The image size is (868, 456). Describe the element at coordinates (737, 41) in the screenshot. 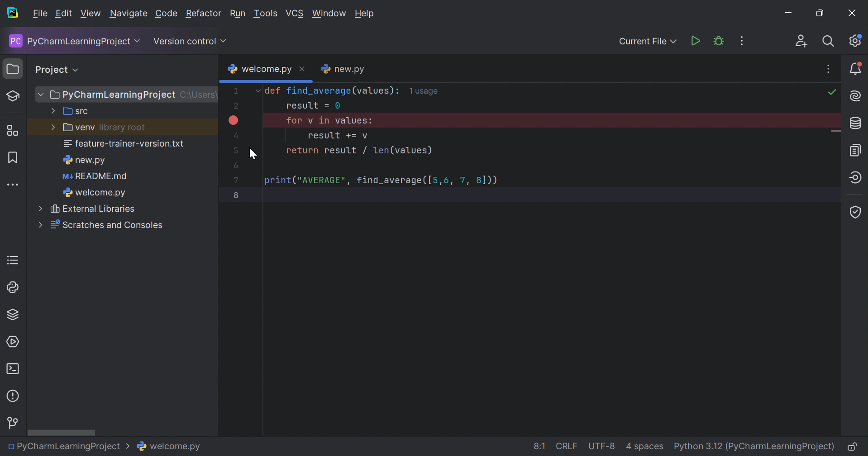

I see `More Actions` at that location.